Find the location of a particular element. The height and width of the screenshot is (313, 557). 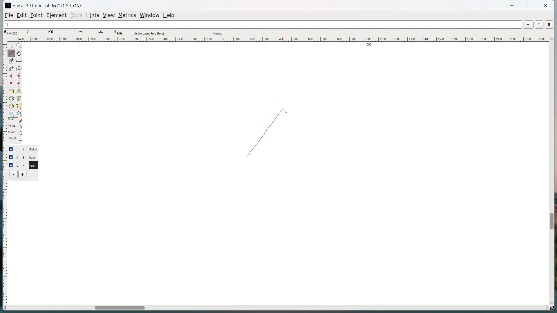

rotate is located at coordinates (19, 91).